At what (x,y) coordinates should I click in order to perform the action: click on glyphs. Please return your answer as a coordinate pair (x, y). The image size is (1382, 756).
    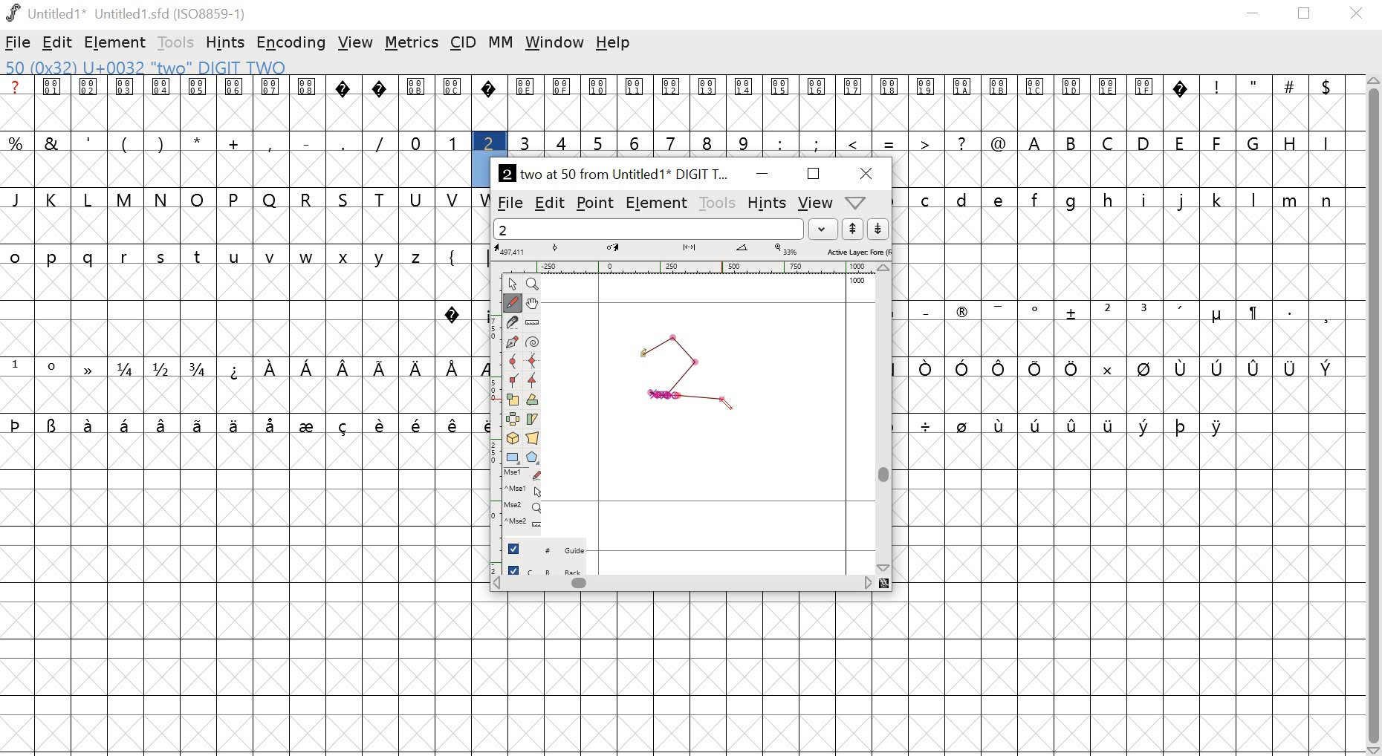
    Looking at the image, I should click on (242, 260).